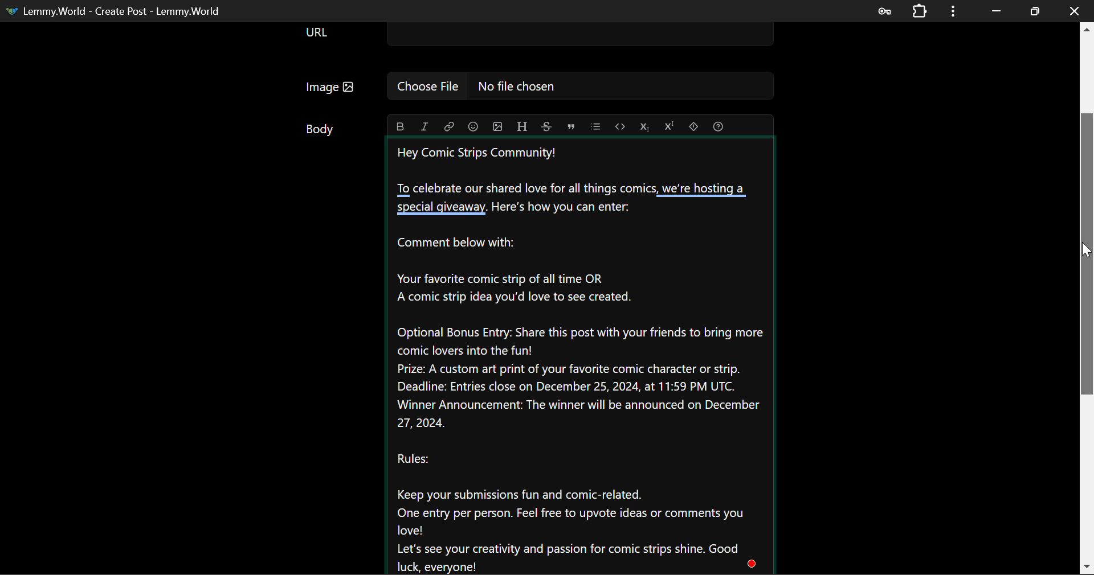 This screenshot has height=575, width=1094. What do you see at coordinates (547, 126) in the screenshot?
I see `strikethrough` at bounding box center [547, 126].